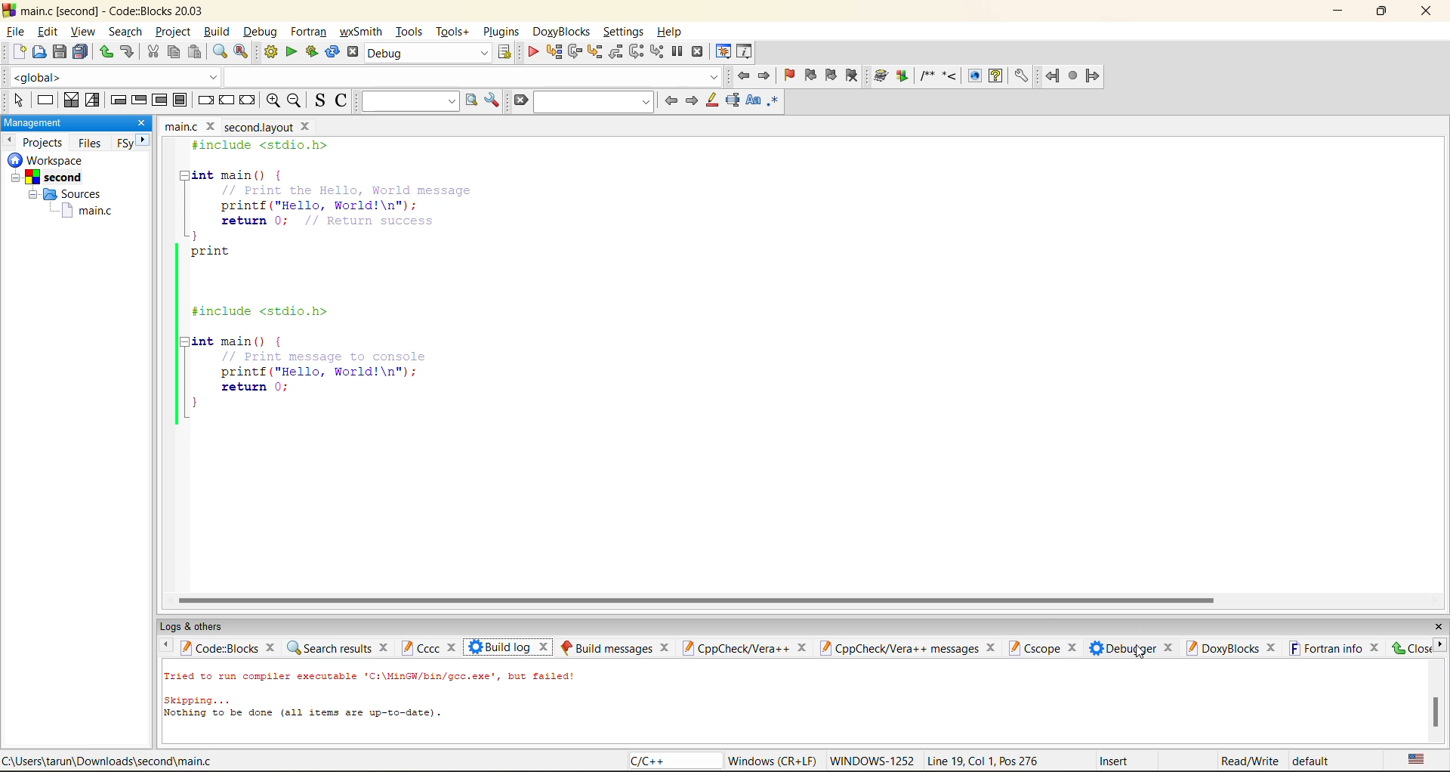  What do you see at coordinates (222, 52) in the screenshot?
I see `find` at bounding box center [222, 52].